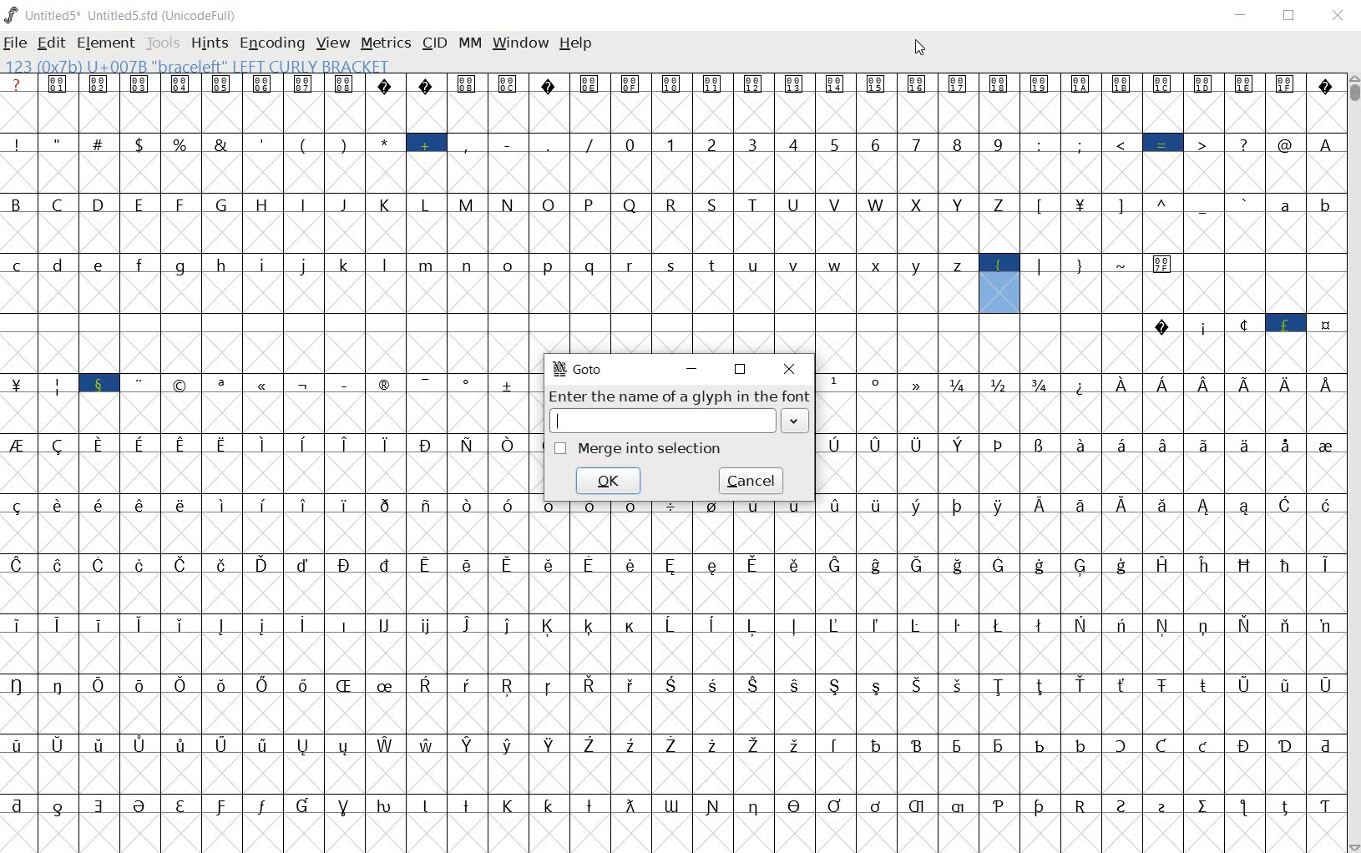  I want to click on ENCODING, so click(271, 43).